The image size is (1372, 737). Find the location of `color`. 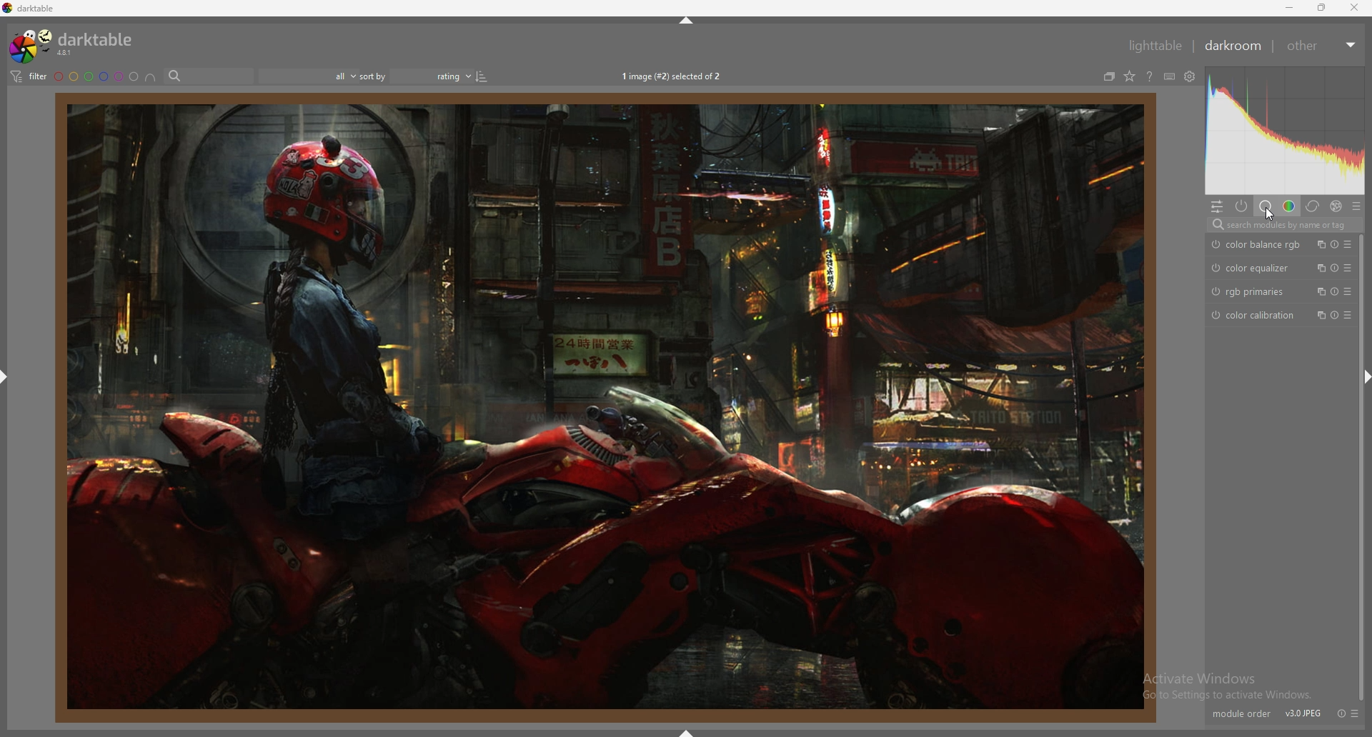

color is located at coordinates (1289, 206).